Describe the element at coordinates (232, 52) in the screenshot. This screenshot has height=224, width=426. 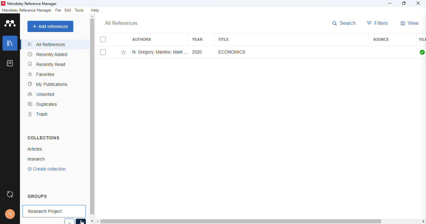
I see `economics` at that location.